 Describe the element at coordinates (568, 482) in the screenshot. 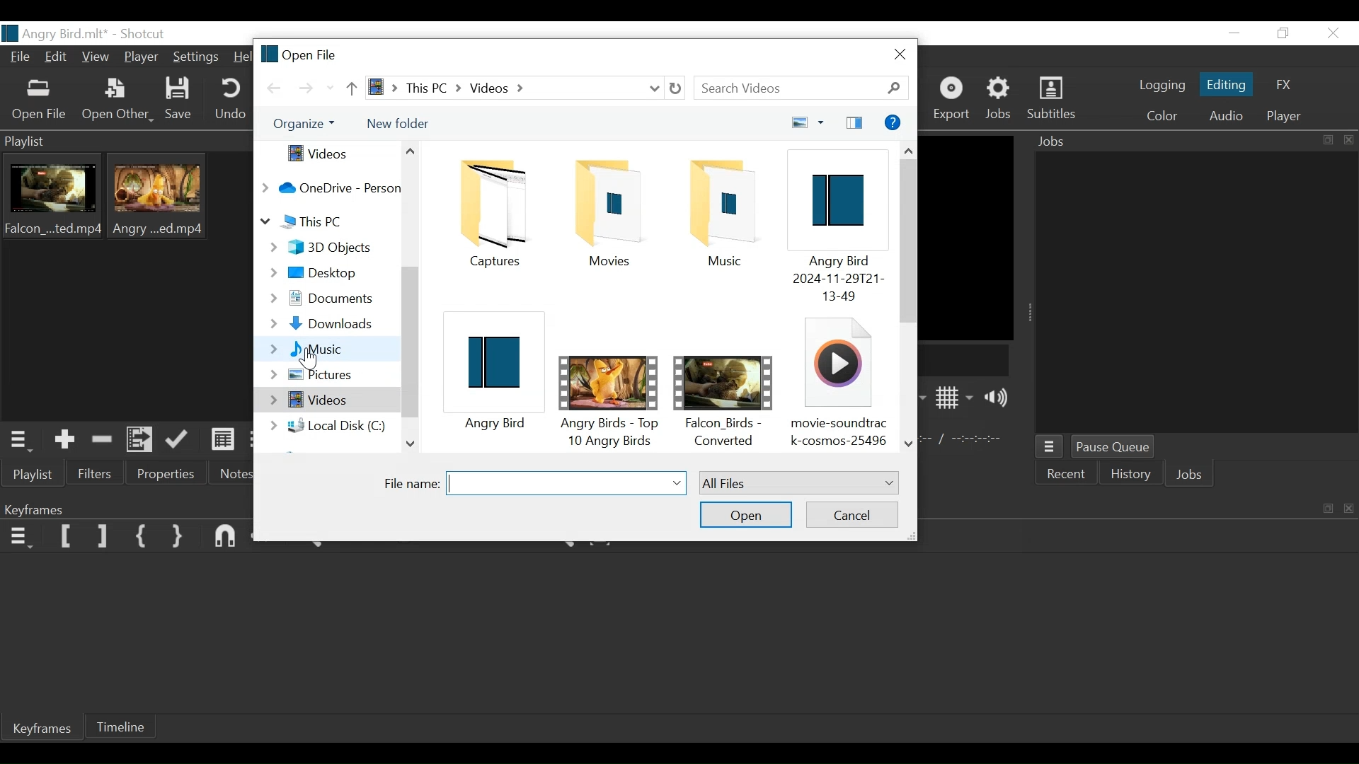

I see `Selected File Name` at that location.